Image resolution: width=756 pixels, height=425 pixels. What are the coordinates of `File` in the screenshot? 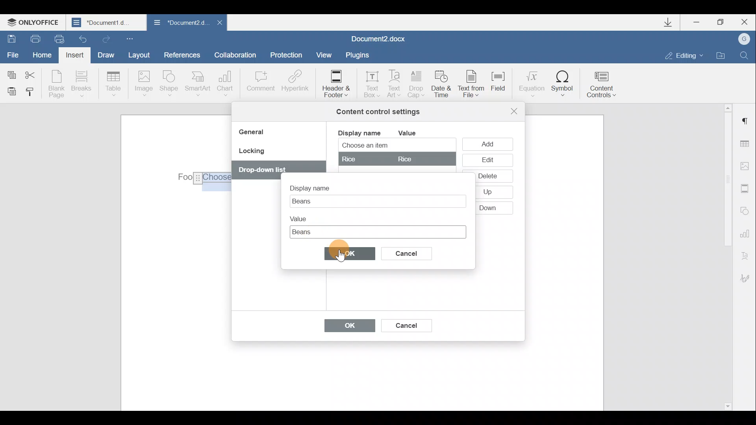 It's located at (13, 54).